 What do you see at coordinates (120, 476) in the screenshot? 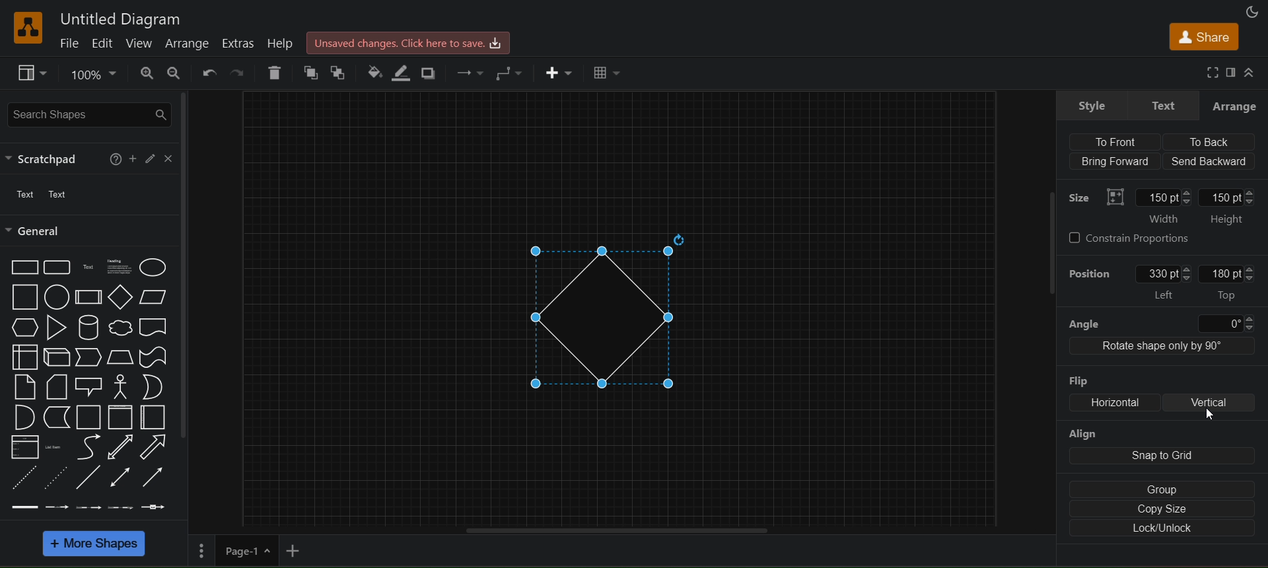
I see `bidirectional connector` at bounding box center [120, 476].